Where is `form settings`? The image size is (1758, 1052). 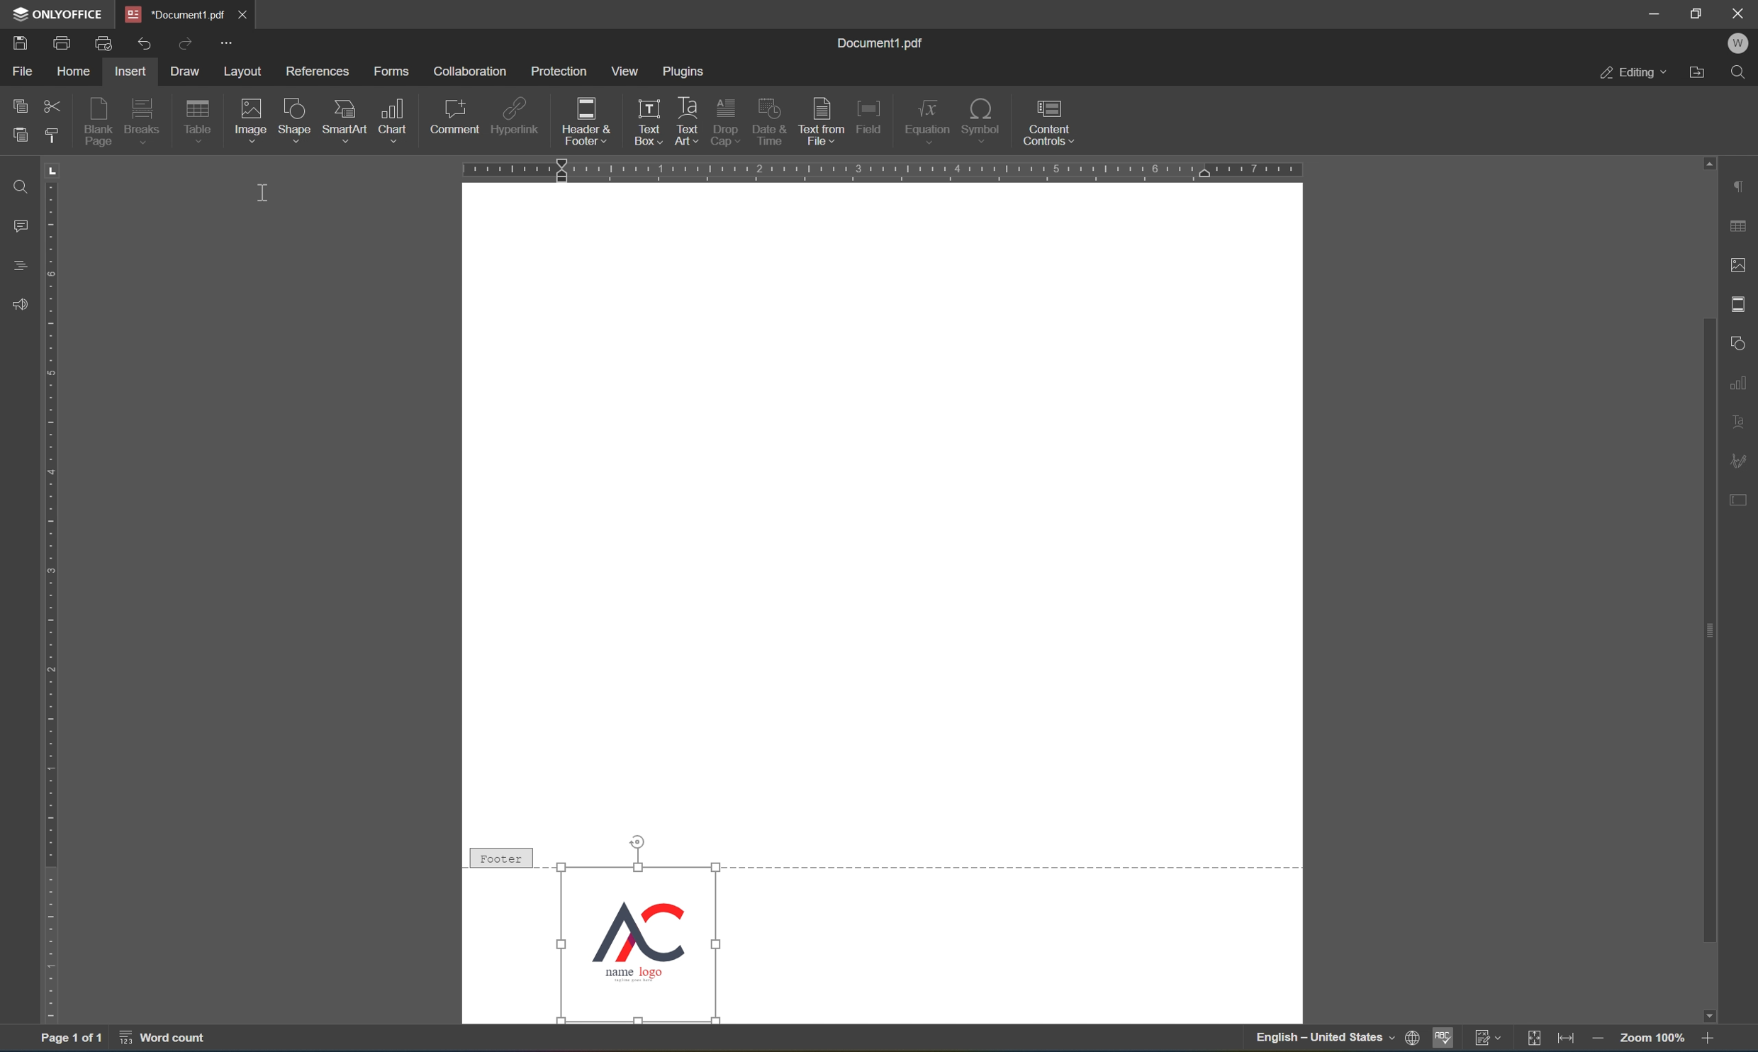
form settings is located at coordinates (1745, 505).